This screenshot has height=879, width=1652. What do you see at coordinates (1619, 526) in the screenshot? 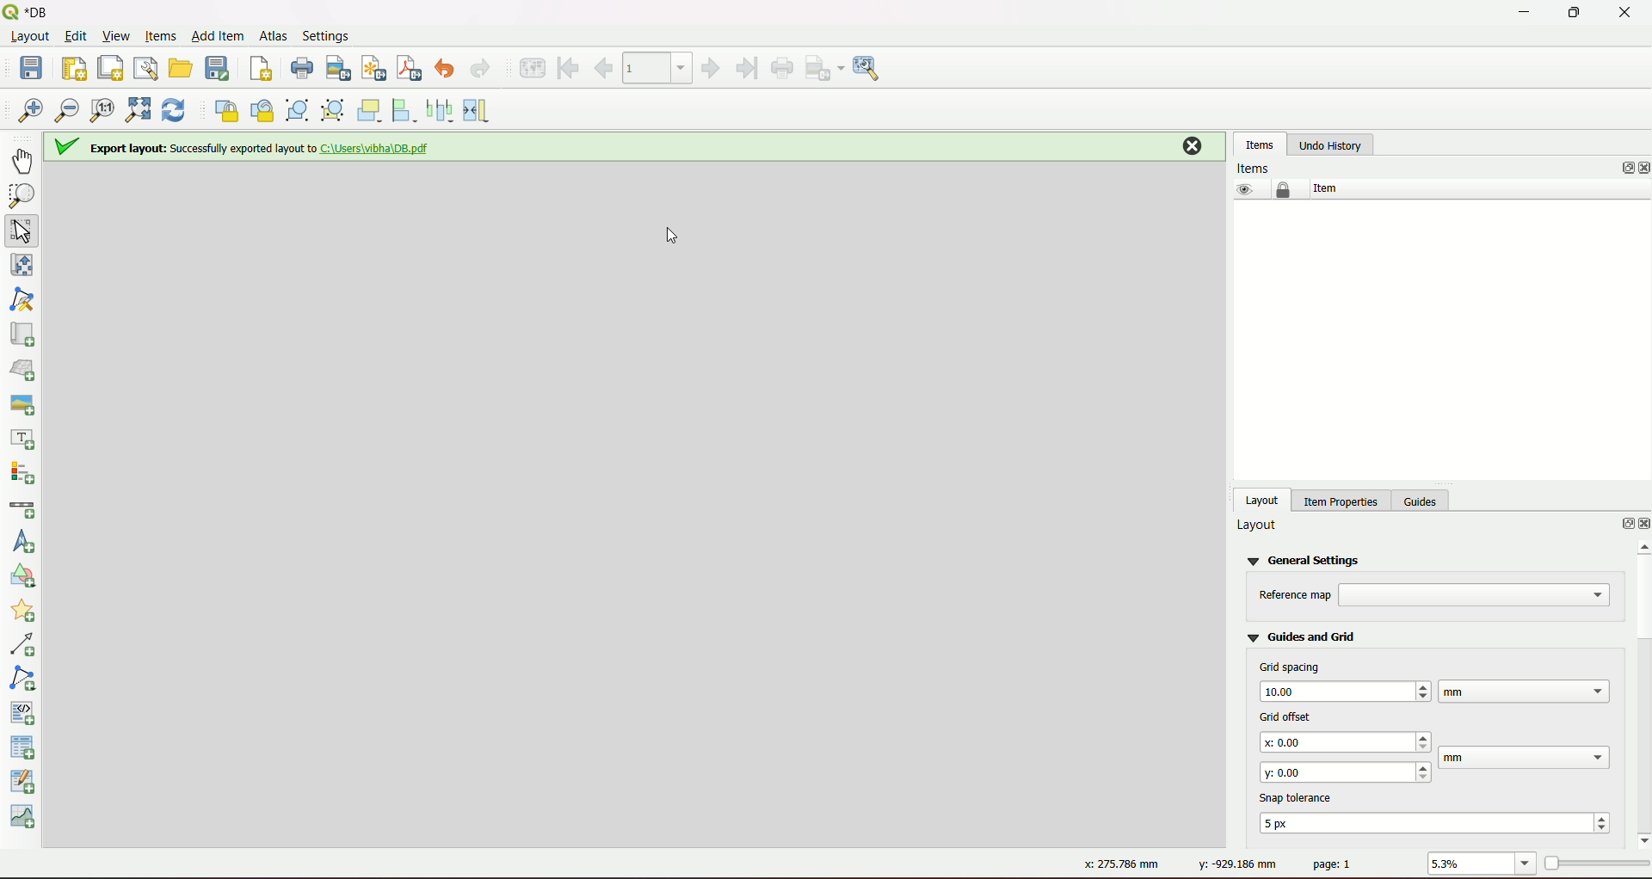
I see `options` at bounding box center [1619, 526].